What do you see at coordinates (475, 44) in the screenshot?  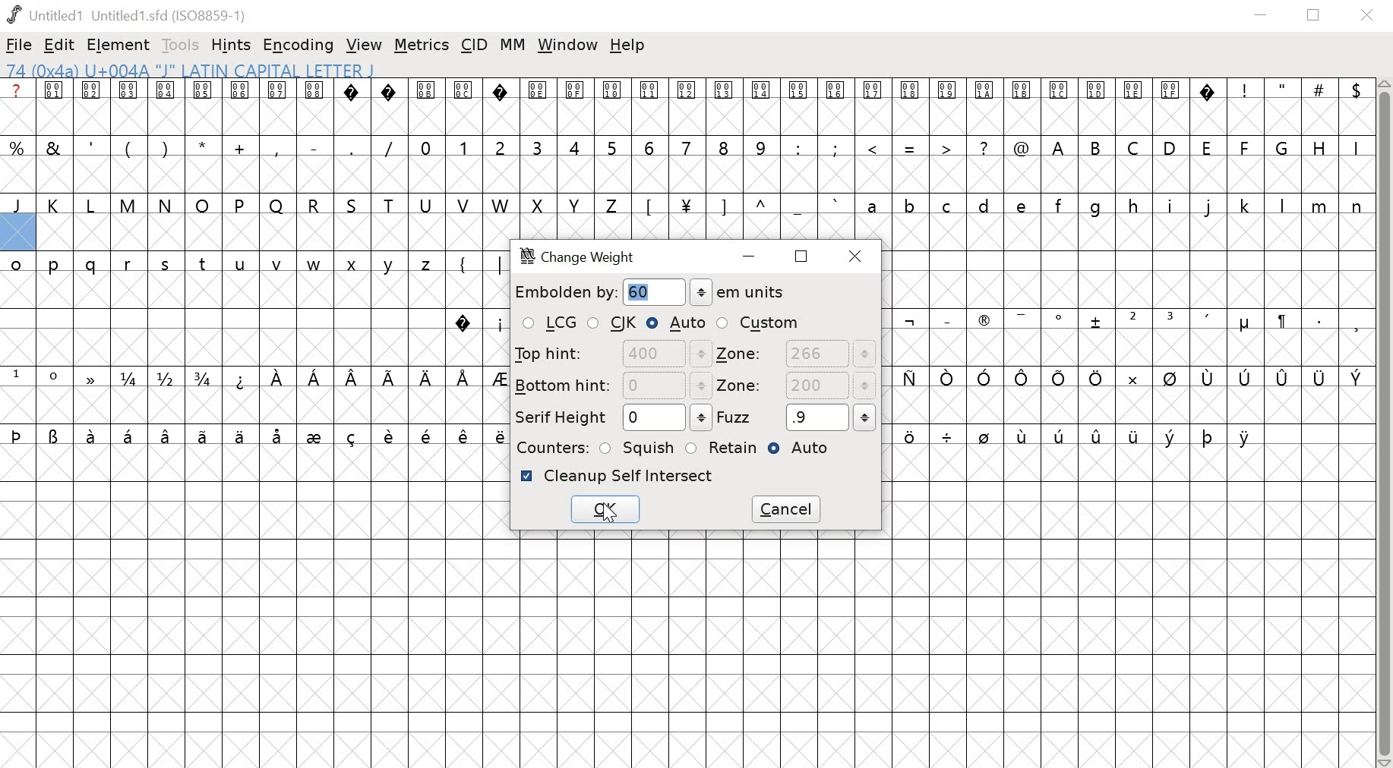 I see `CID` at bounding box center [475, 44].